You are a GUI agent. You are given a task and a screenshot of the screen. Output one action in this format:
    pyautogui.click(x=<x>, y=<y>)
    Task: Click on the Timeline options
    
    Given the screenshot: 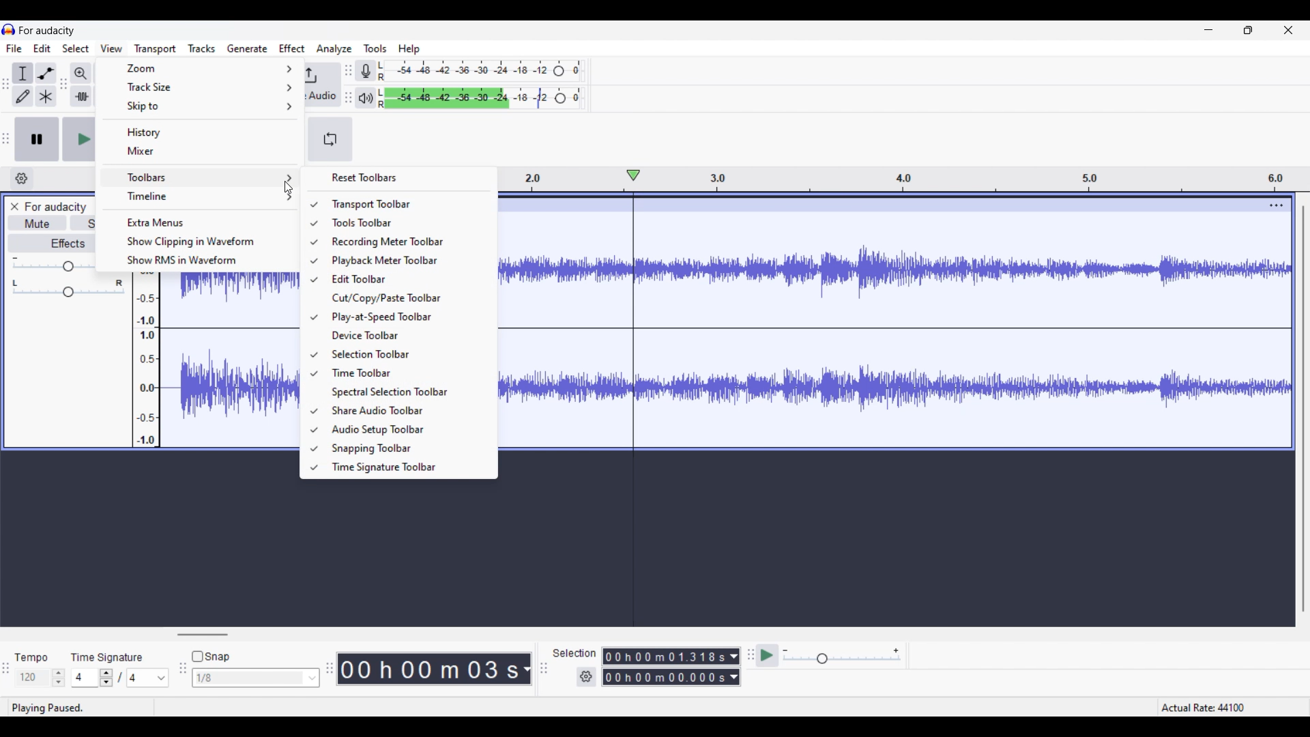 What is the action you would take?
    pyautogui.click(x=201, y=197)
    